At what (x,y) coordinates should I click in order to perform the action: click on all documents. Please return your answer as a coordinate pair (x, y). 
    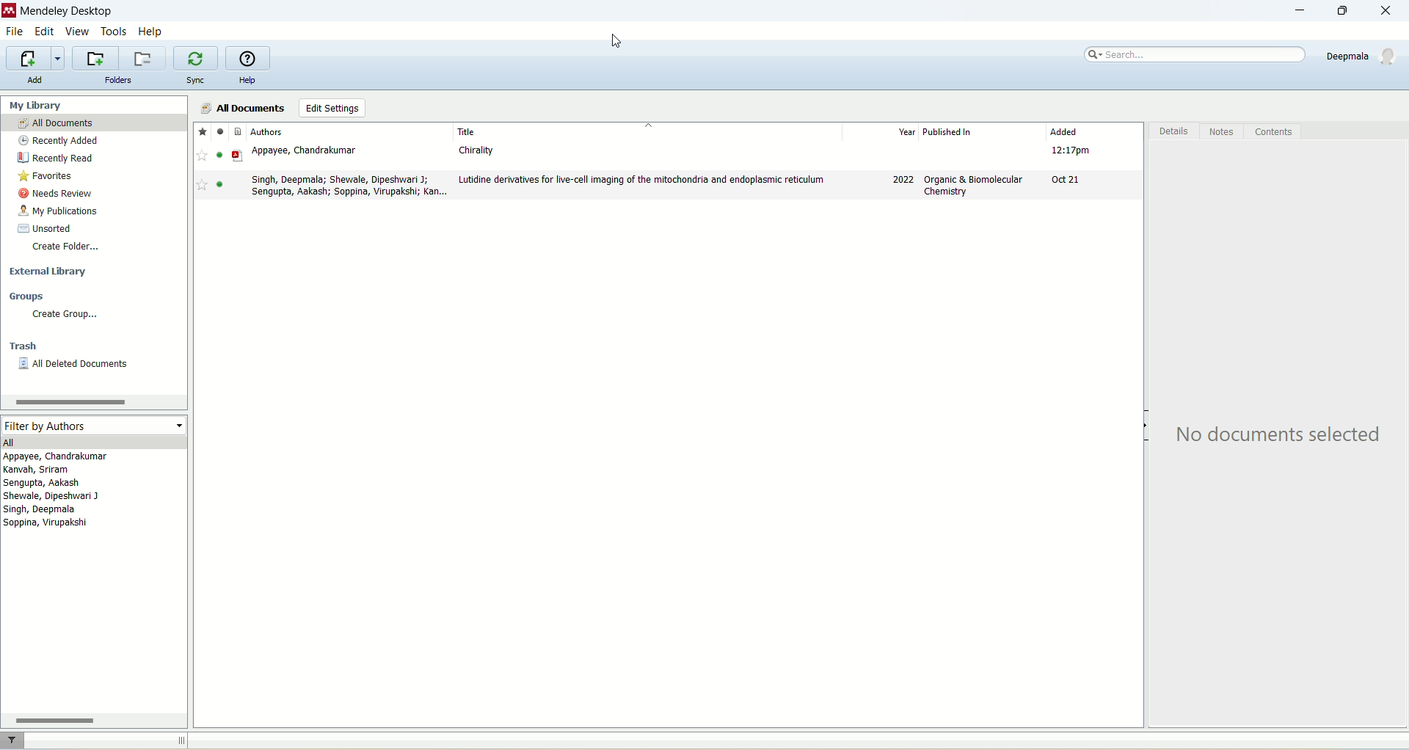
    Looking at the image, I should click on (241, 108).